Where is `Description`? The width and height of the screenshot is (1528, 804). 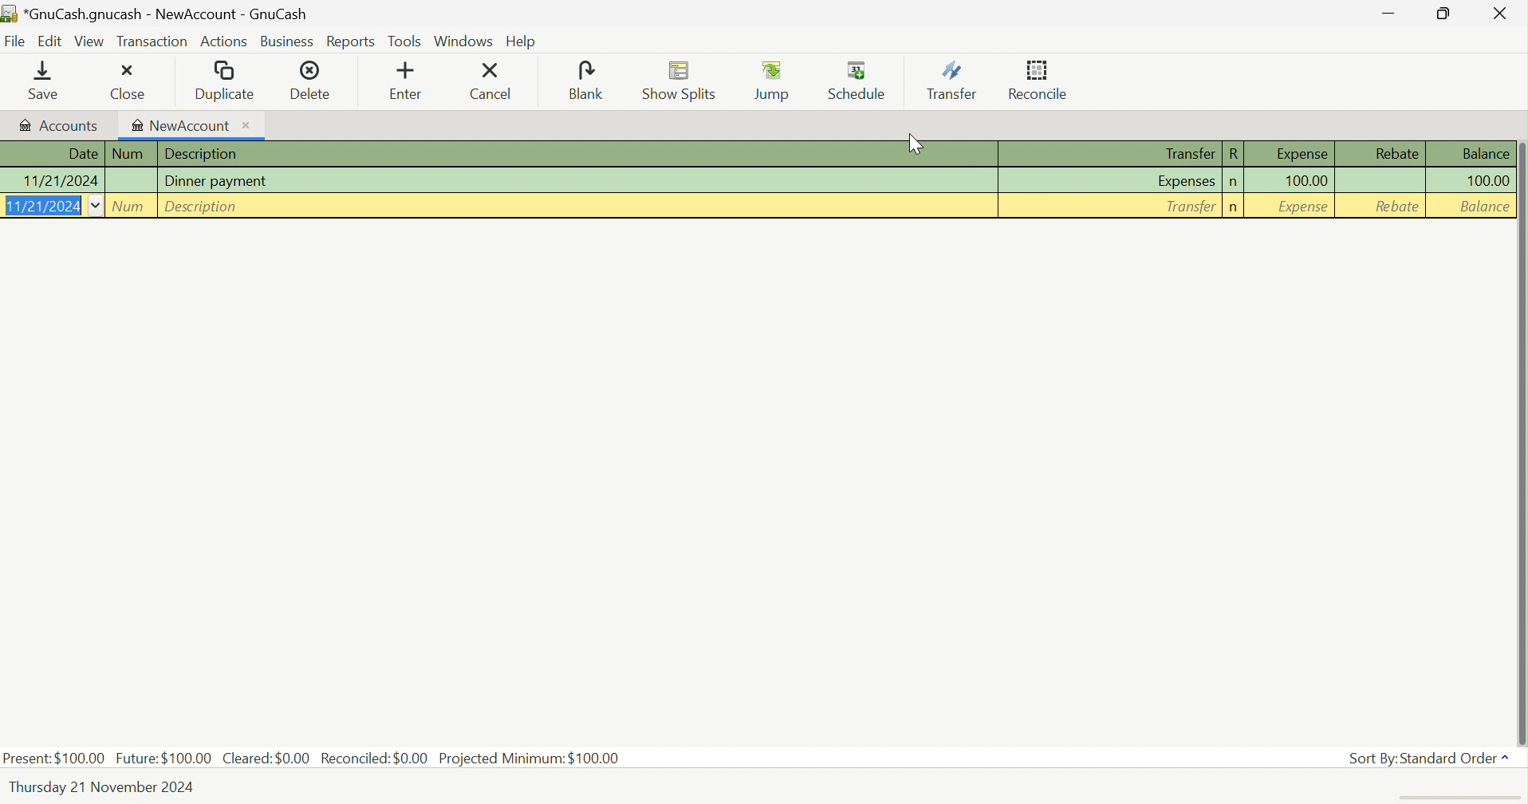
Description is located at coordinates (204, 153).